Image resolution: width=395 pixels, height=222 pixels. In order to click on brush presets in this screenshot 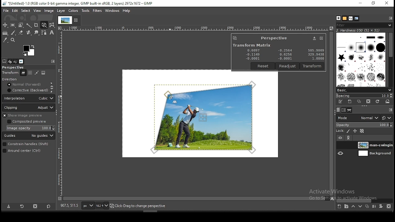, I will do `click(364, 90)`.